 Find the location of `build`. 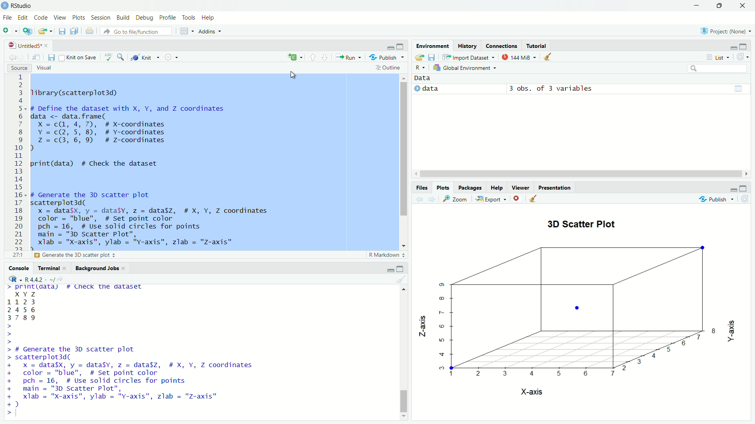

build is located at coordinates (124, 18).